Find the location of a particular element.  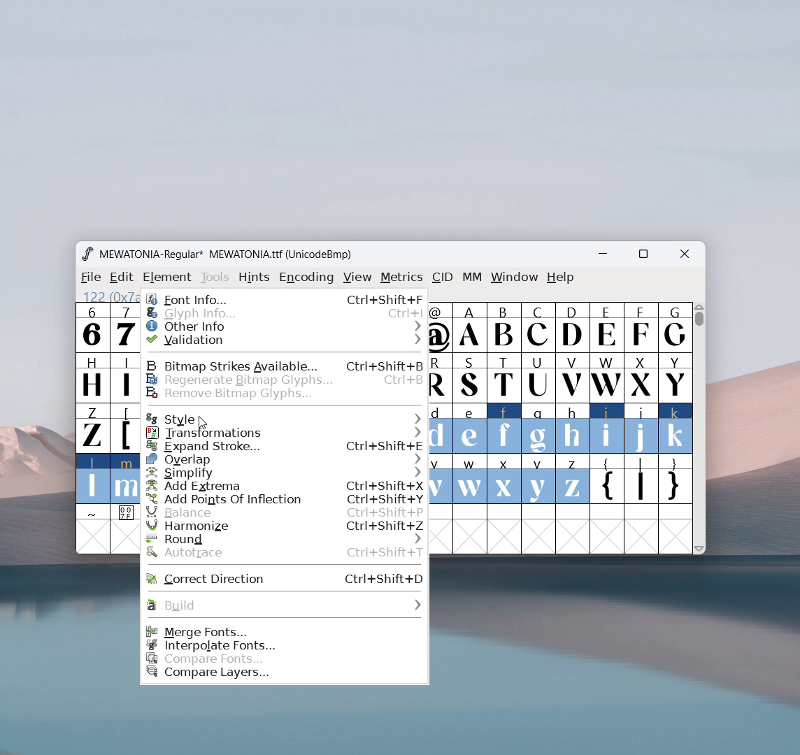

{ is located at coordinates (606, 480).